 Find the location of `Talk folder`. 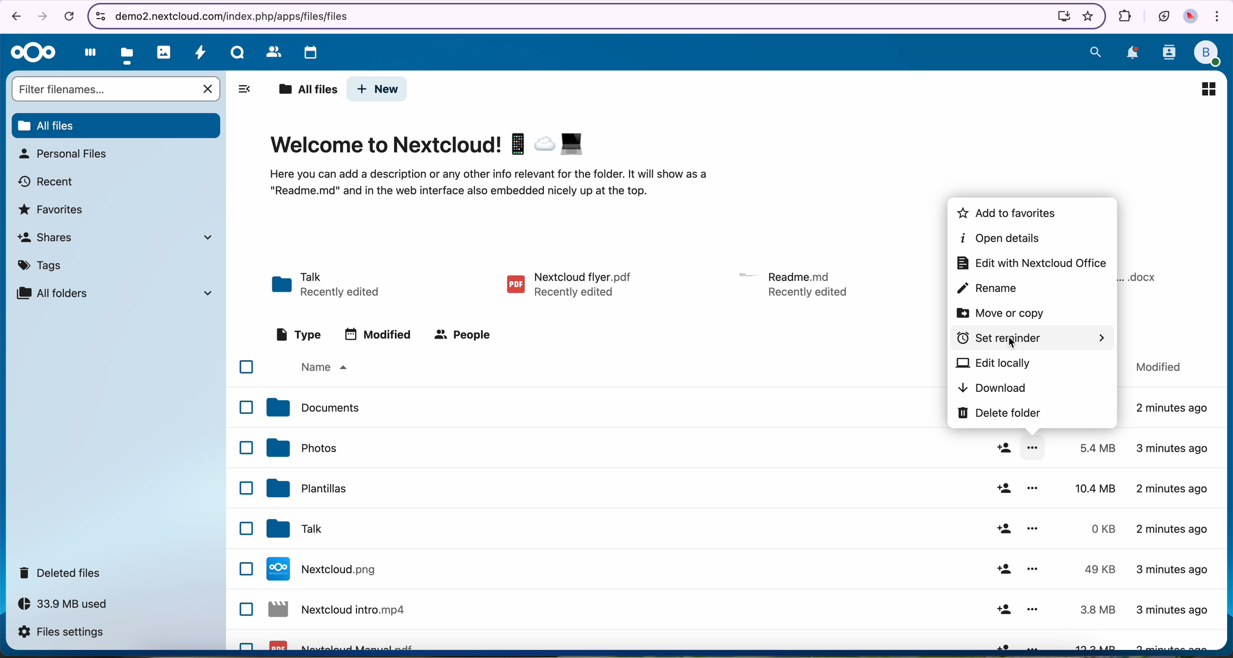

Talk folder is located at coordinates (330, 283).